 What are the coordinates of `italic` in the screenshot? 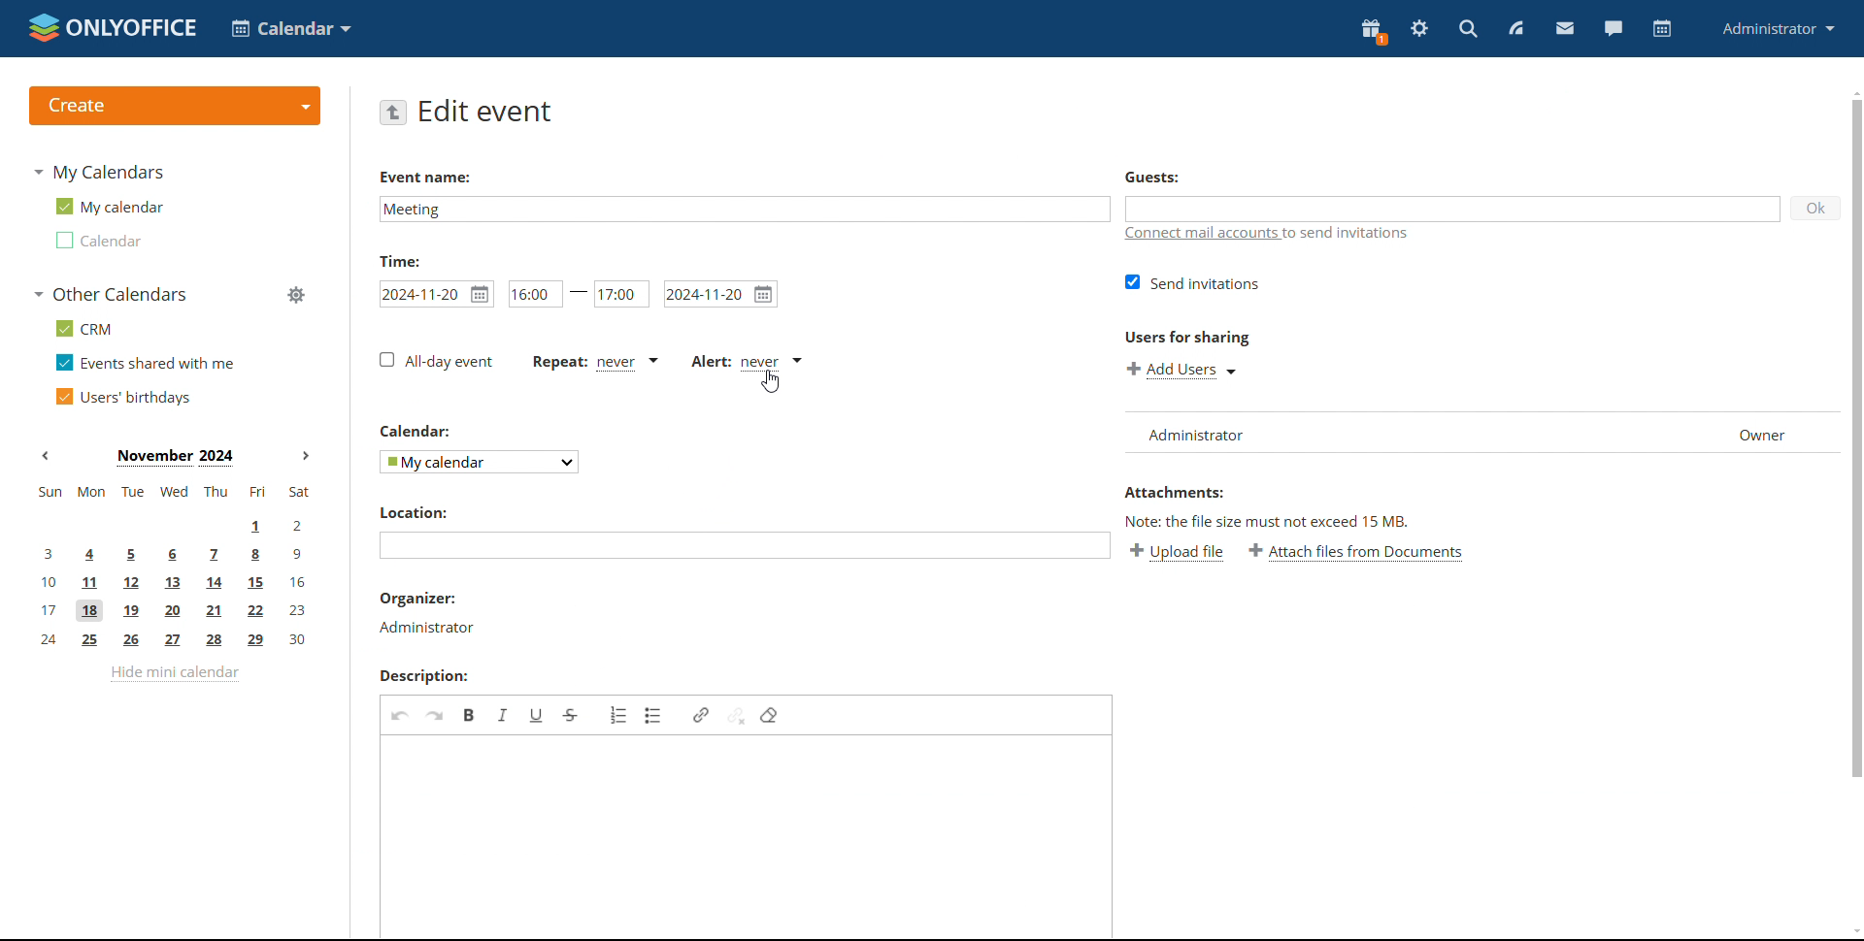 It's located at (505, 715).